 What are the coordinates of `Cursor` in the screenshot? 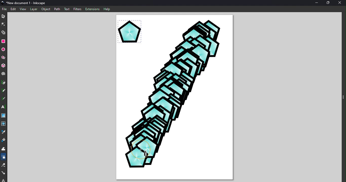 It's located at (144, 154).